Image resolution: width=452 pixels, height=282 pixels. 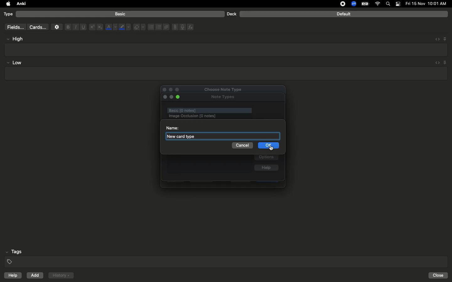 I want to click on Embed, so click(x=435, y=39).